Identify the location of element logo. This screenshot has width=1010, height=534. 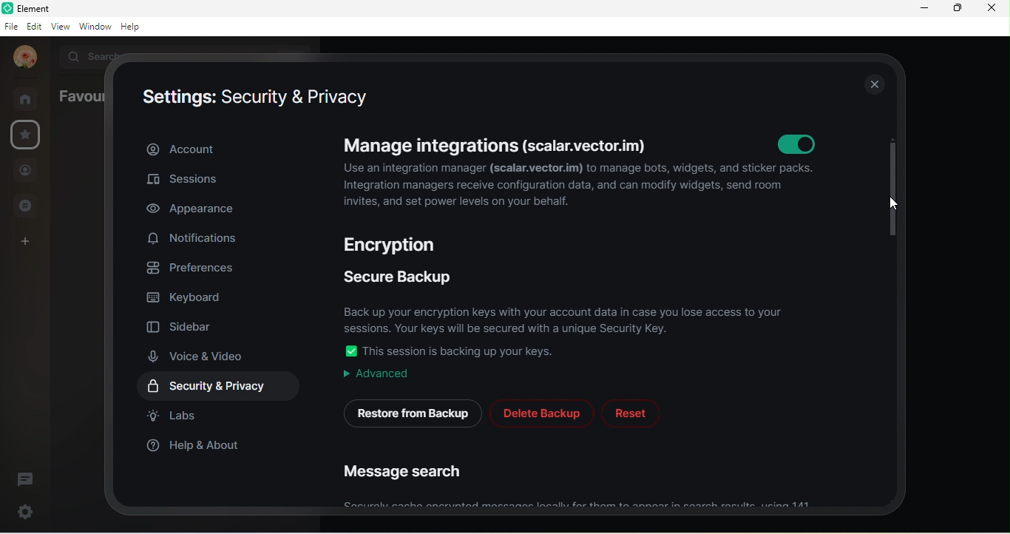
(7, 7).